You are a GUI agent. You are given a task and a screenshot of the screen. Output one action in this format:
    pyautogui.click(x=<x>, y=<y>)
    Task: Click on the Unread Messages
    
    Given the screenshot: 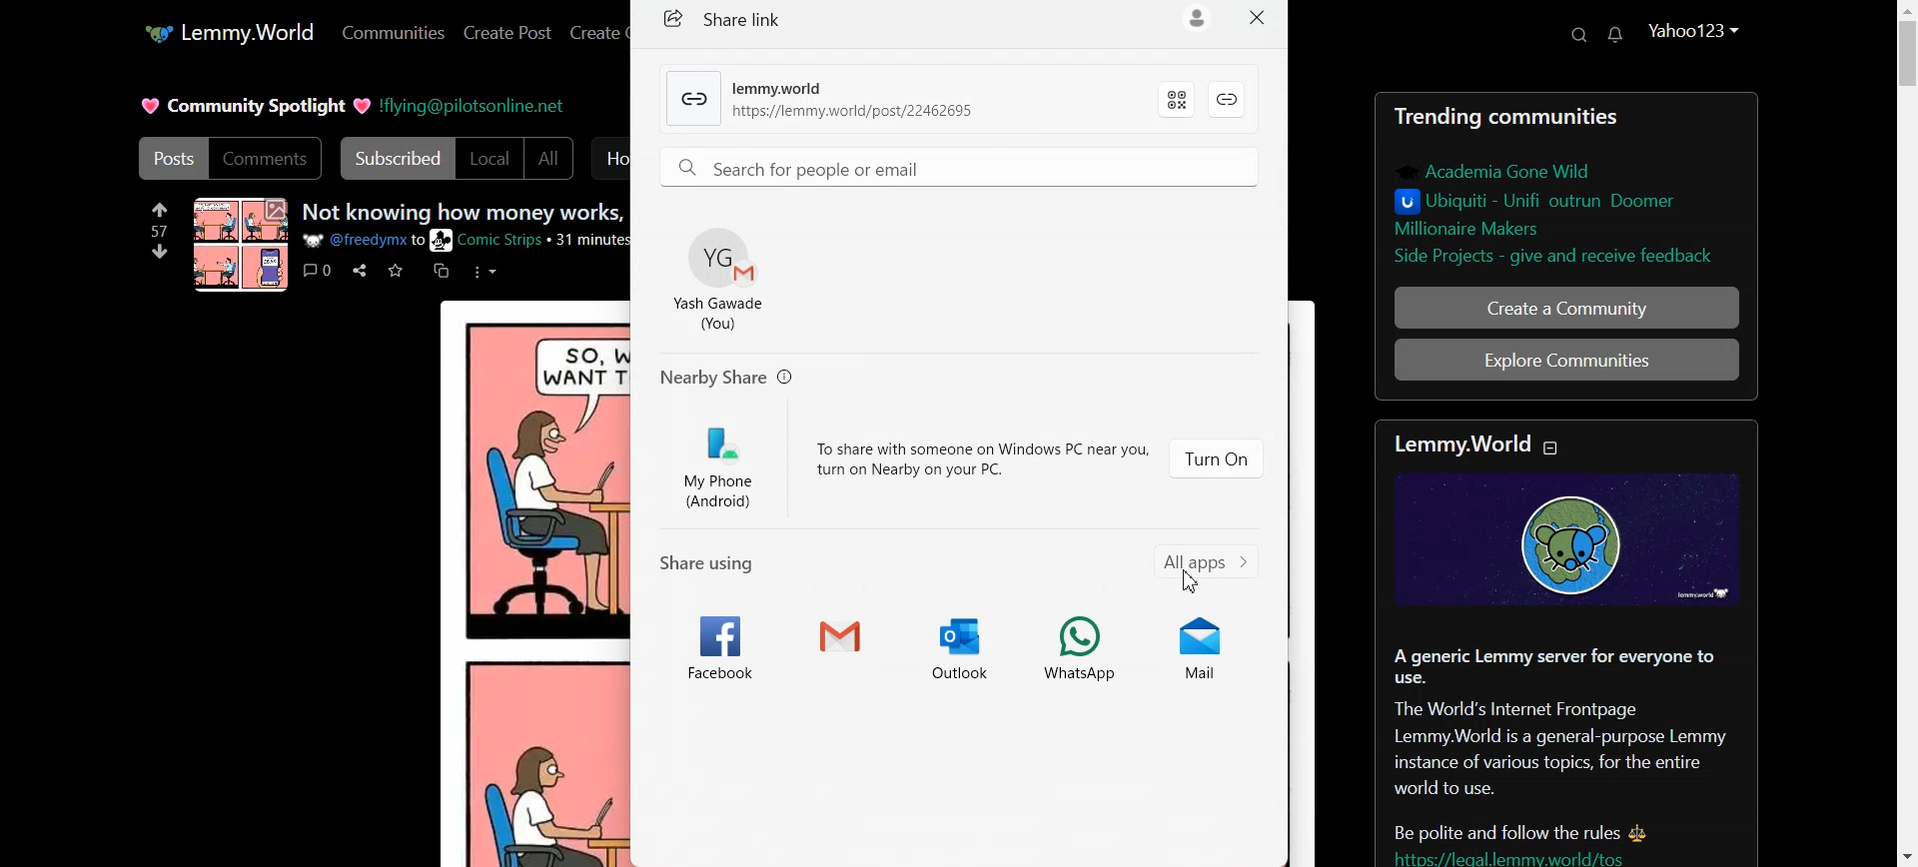 What is the action you would take?
    pyautogui.click(x=1615, y=35)
    